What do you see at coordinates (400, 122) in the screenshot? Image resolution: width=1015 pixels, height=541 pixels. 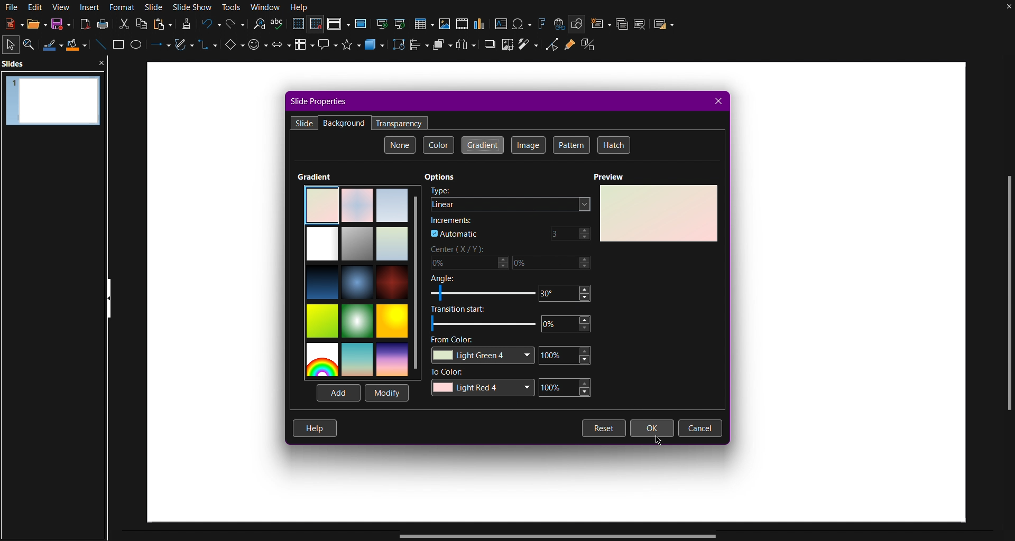 I see `Transparency` at bounding box center [400, 122].